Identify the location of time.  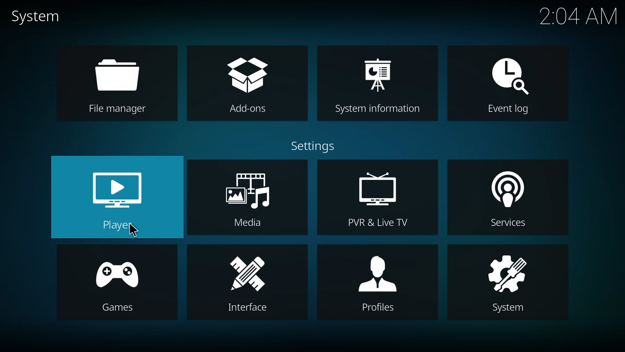
(581, 17).